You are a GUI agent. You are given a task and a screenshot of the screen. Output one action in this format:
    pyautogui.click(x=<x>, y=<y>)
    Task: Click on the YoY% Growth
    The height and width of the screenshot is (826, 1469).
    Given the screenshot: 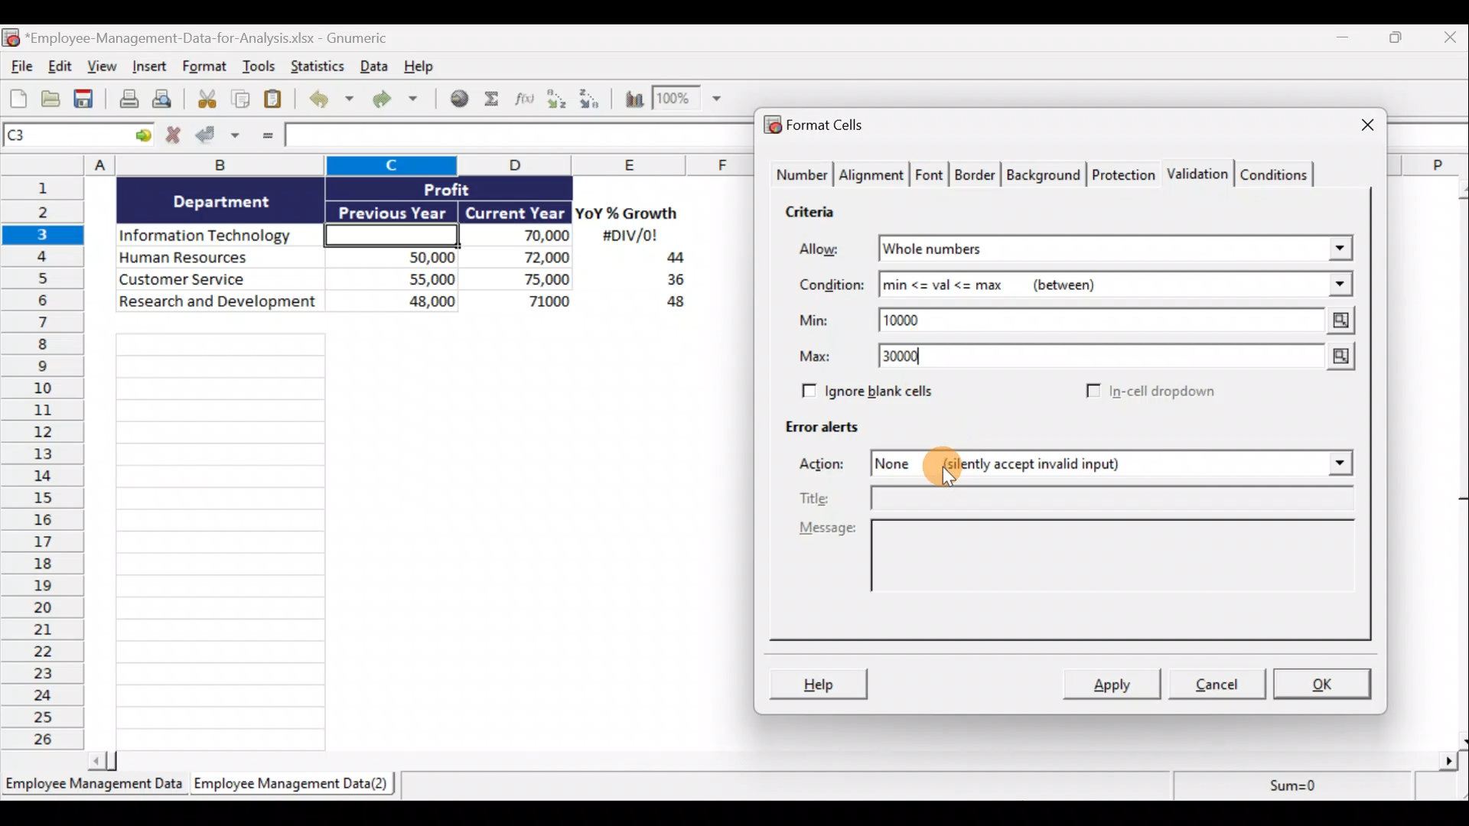 What is the action you would take?
    pyautogui.click(x=627, y=214)
    